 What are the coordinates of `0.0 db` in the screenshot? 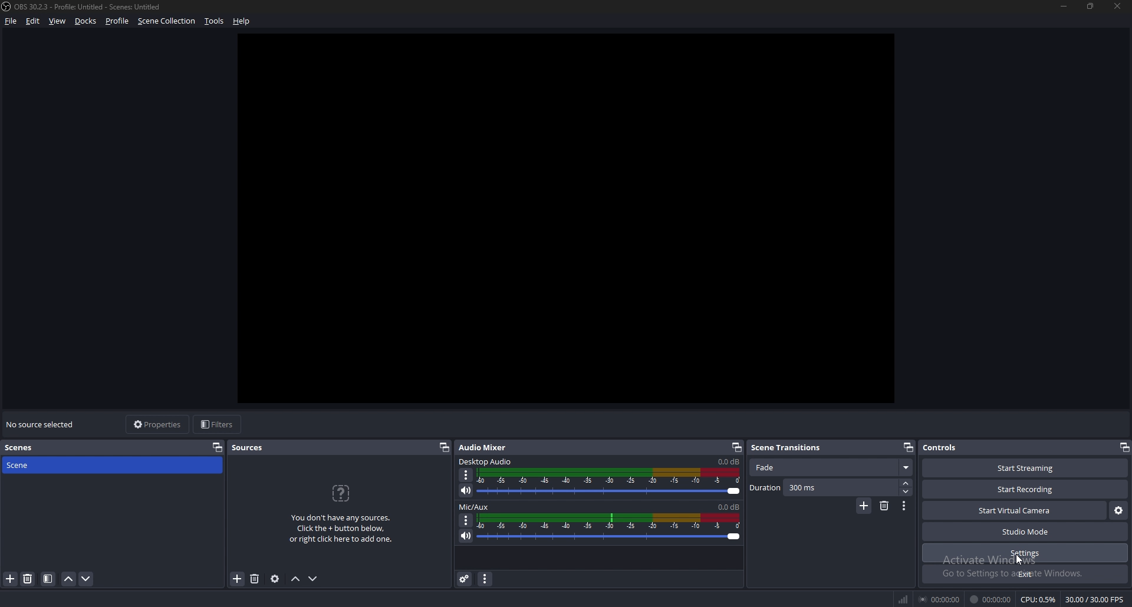 It's located at (727, 462).